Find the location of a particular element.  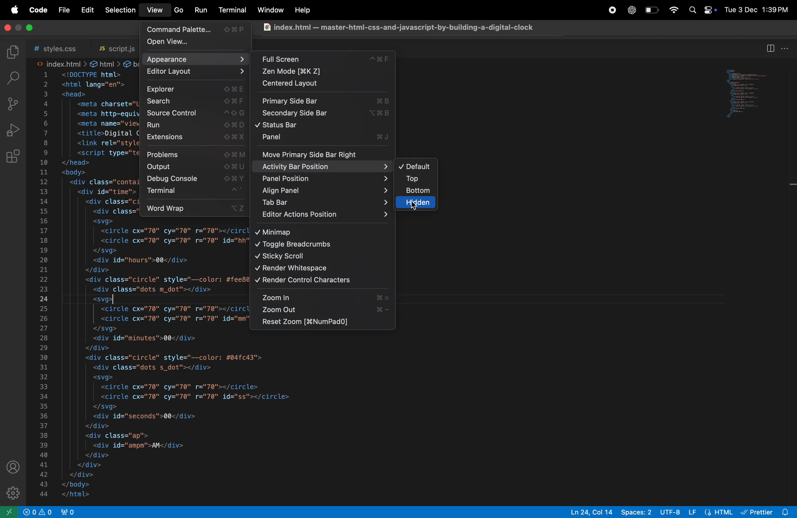

explorer is located at coordinates (196, 90).